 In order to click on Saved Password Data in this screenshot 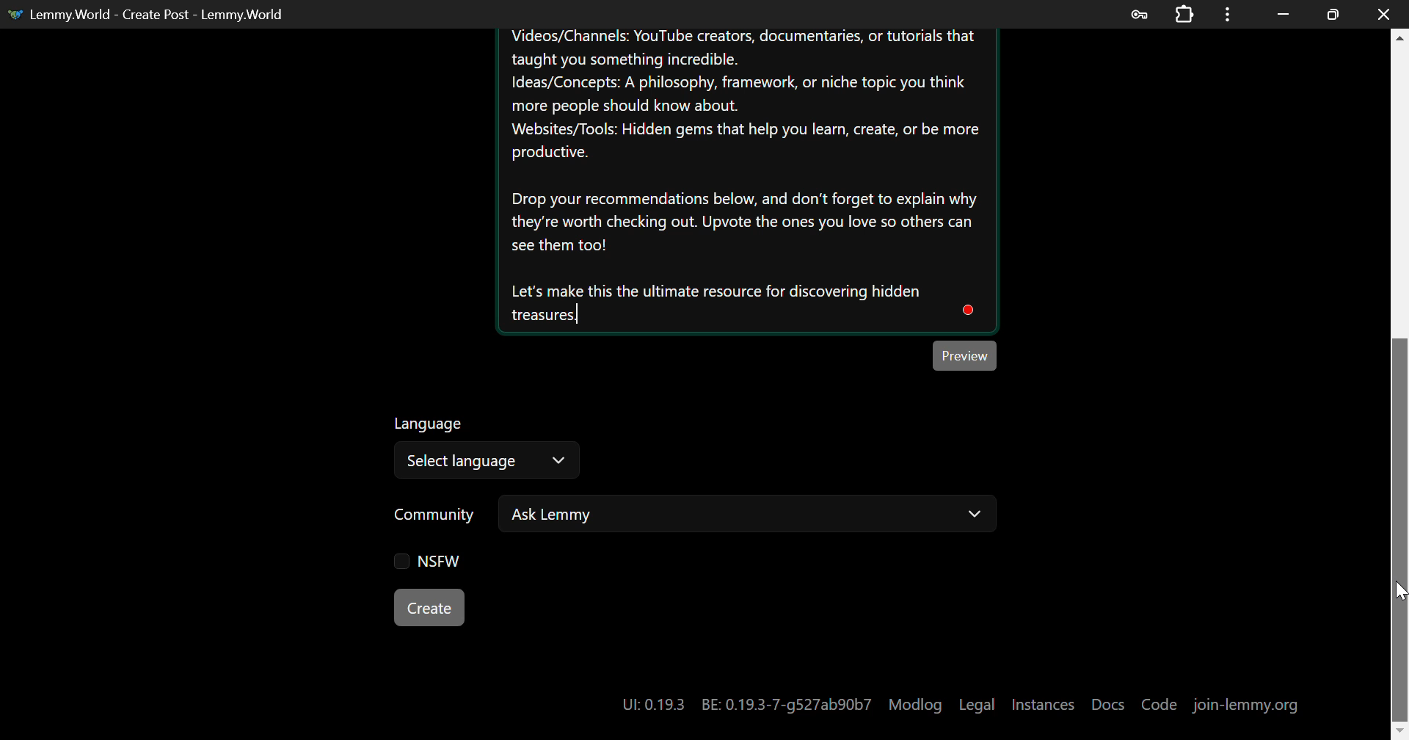, I will do `click(1137, 15)`.